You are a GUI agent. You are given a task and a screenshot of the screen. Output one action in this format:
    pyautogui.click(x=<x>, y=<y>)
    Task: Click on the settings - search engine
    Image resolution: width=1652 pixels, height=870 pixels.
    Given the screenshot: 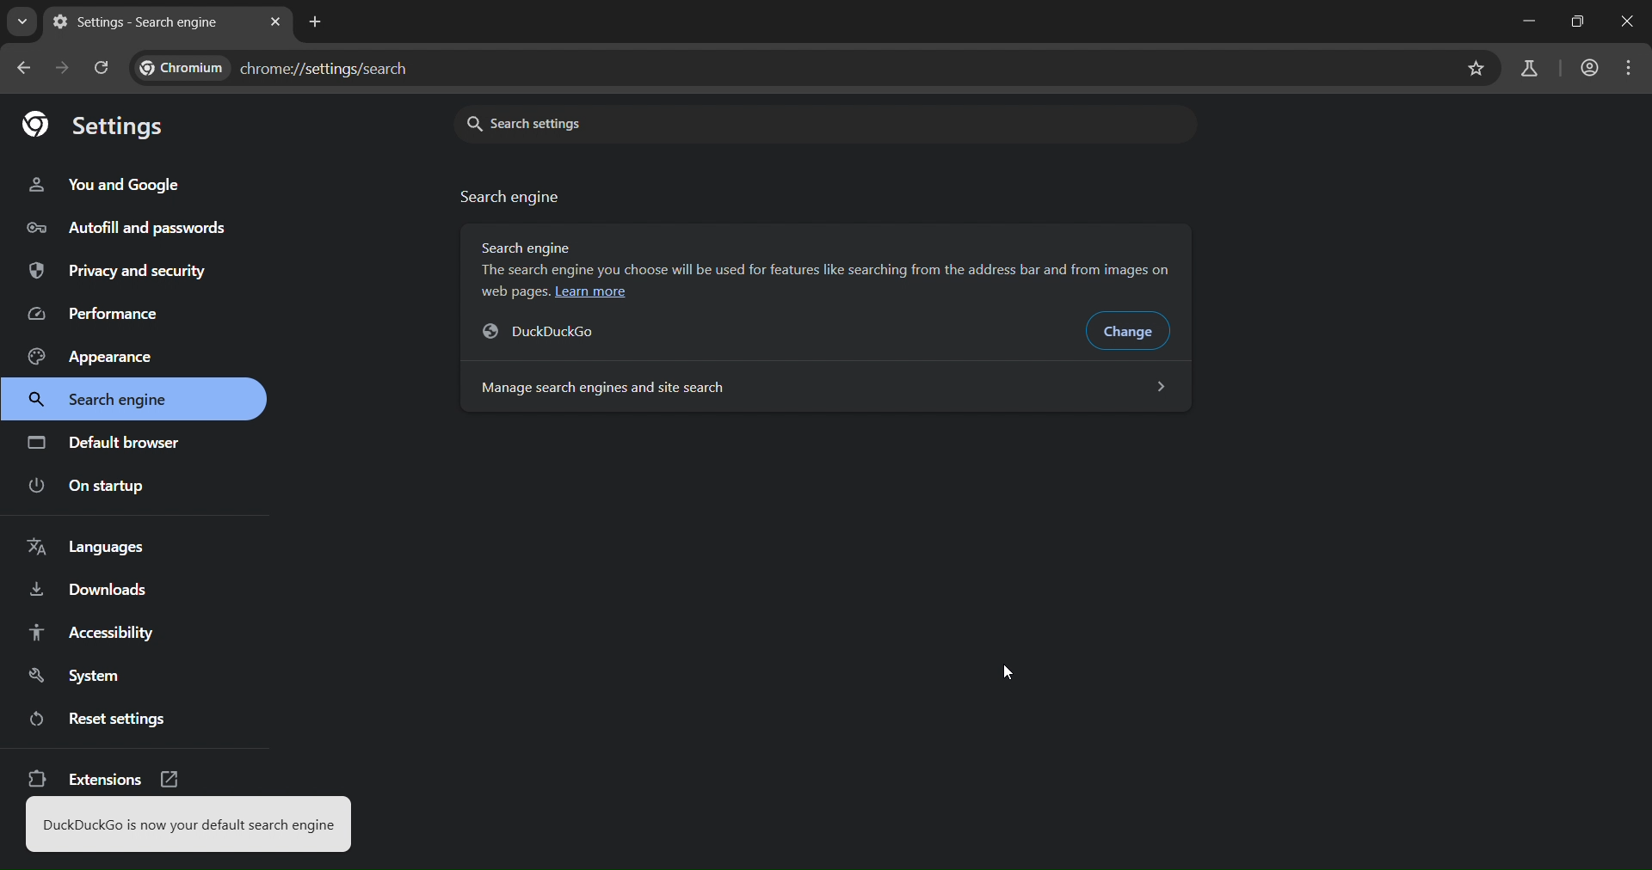 What is the action you would take?
    pyautogui.click(x=140, y=22)
    